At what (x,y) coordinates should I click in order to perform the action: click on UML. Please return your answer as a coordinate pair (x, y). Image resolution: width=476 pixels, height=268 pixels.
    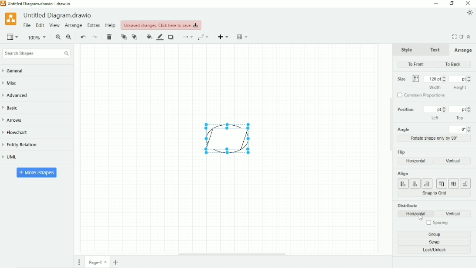
    Looking at the image, I should click on (14, 158).